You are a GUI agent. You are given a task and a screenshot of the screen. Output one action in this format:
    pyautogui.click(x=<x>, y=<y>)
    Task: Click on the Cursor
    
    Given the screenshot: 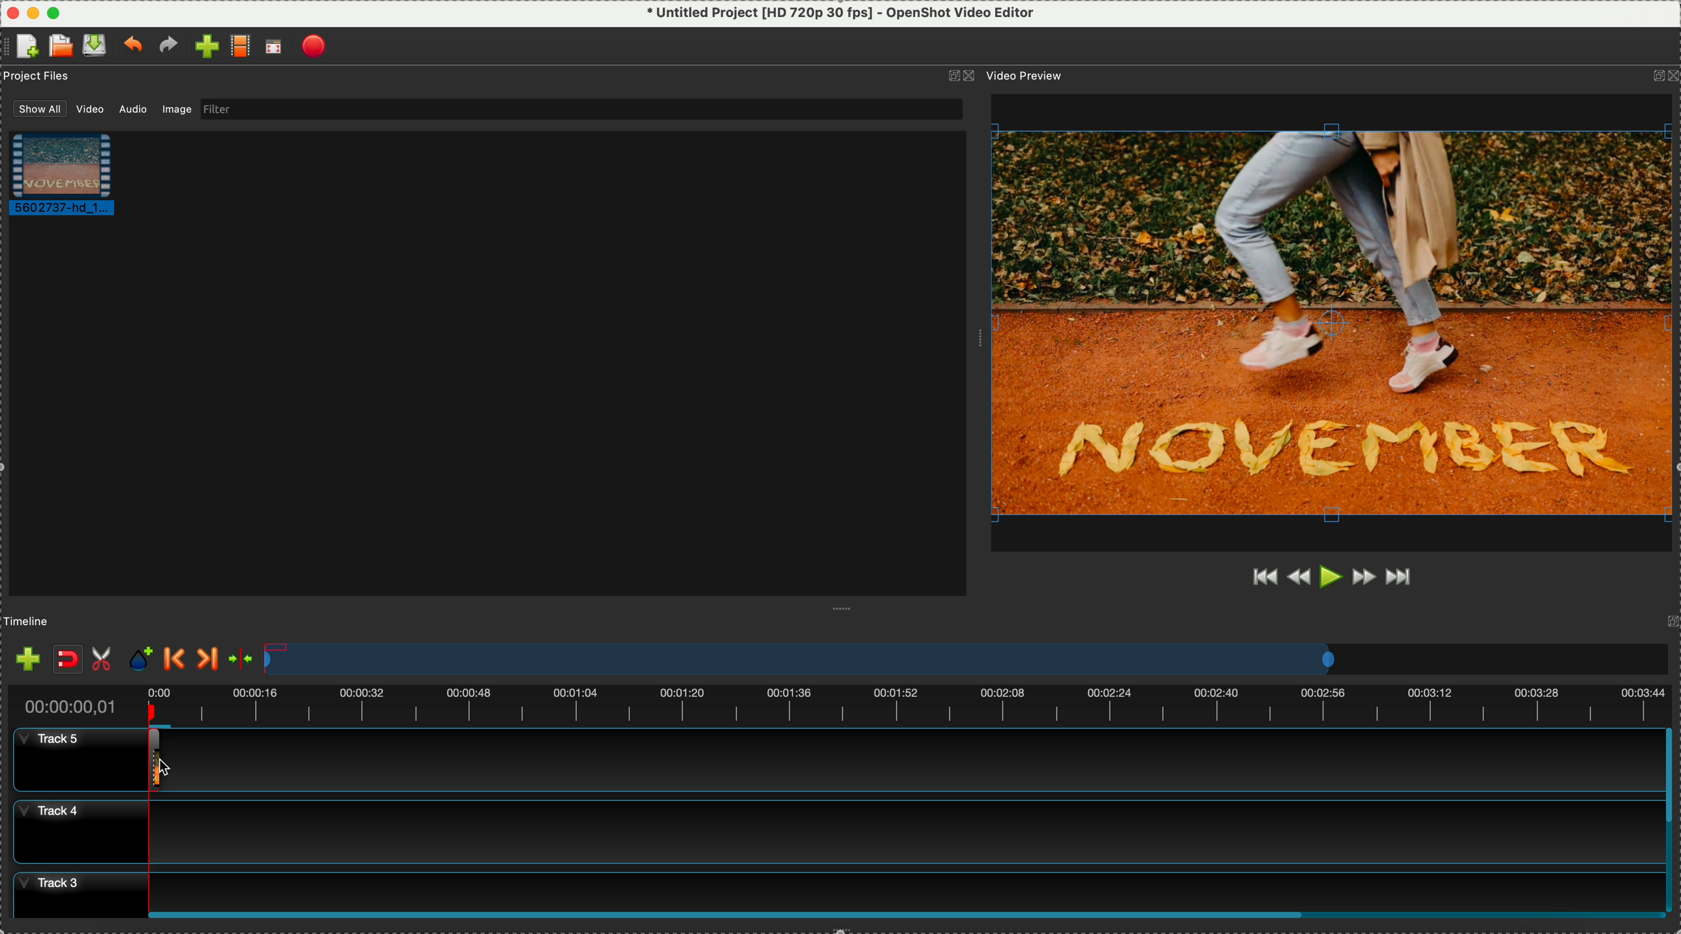 What is the action you would take?
    pyautogui.click(x=149, y=761)
    